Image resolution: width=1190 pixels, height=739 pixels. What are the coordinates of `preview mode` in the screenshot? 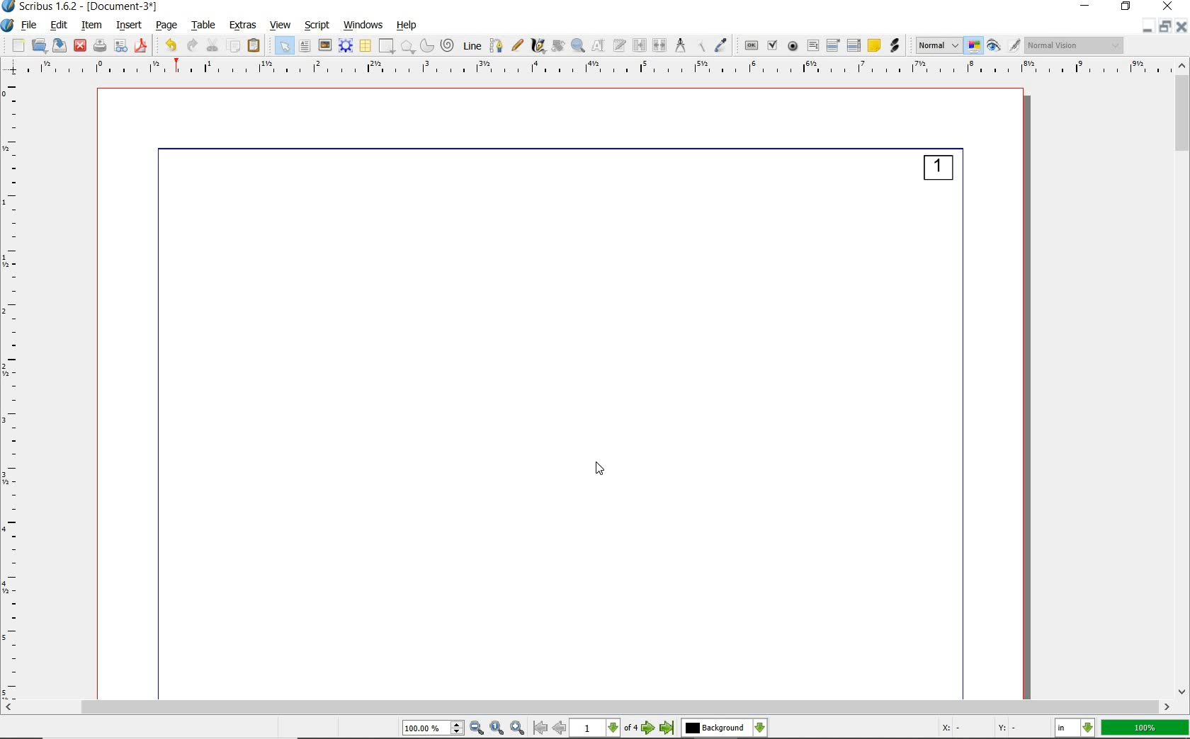 It's located at (995, 45).